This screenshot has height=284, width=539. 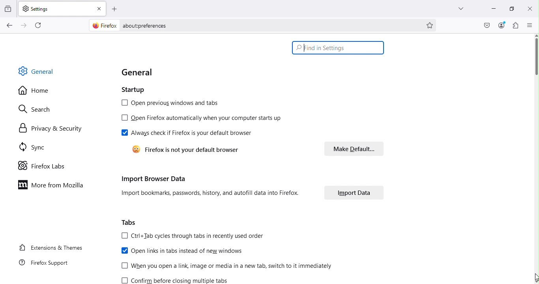 What do you see at coordinates (534, 278) in the screenshot?
I see `cursor` at bounding box center [534, 278].